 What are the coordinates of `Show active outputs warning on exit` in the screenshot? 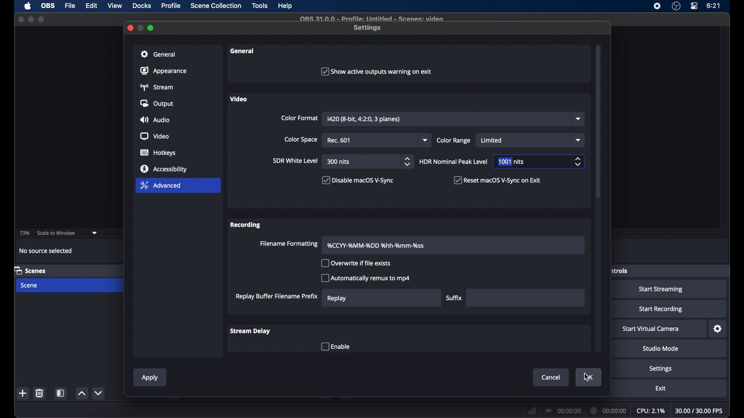 It's located at (377, 71).